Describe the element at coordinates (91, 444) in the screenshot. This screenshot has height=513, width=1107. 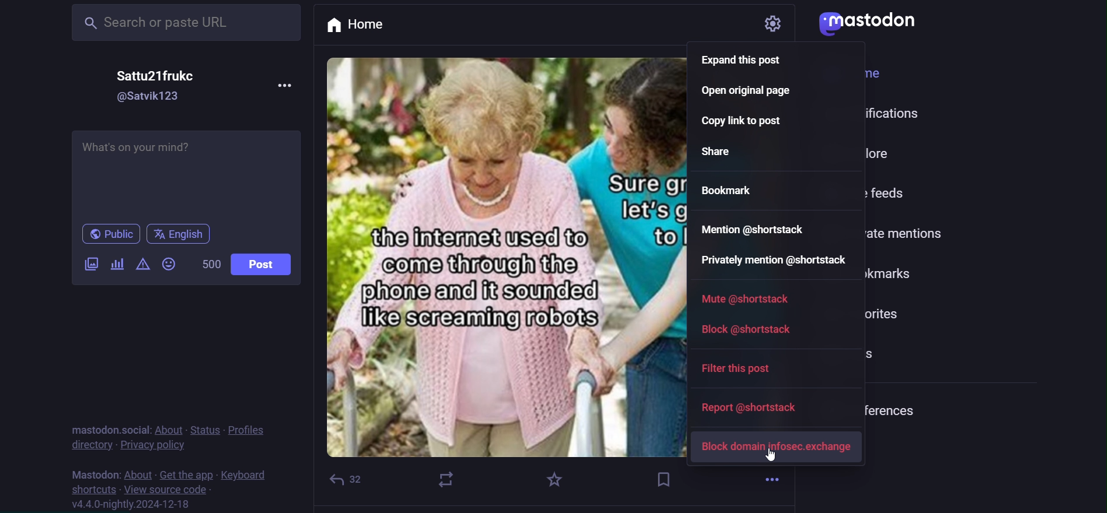
I see `directory` at that location.